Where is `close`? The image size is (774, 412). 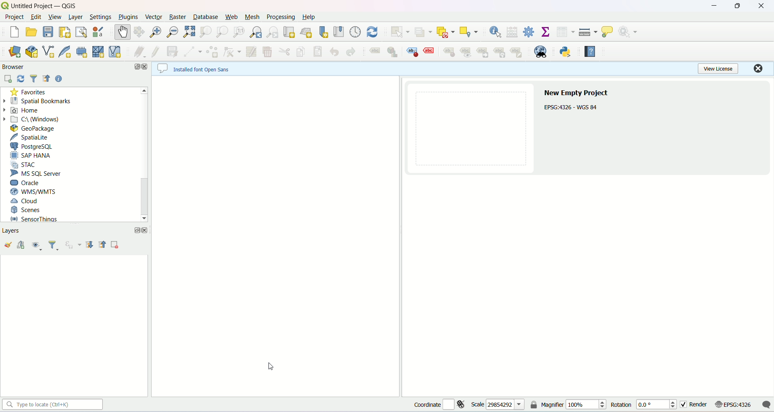 close is located at coordinates (145, 232).